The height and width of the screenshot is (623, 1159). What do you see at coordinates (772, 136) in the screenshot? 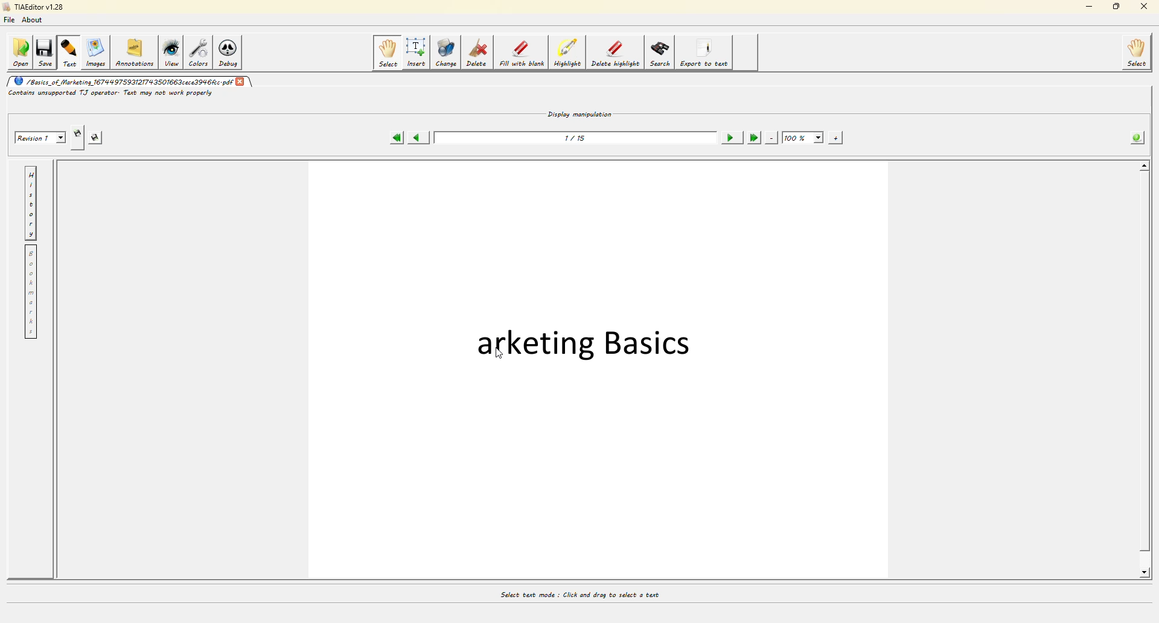
I see `zoom out` at bounding box center [772, 136].